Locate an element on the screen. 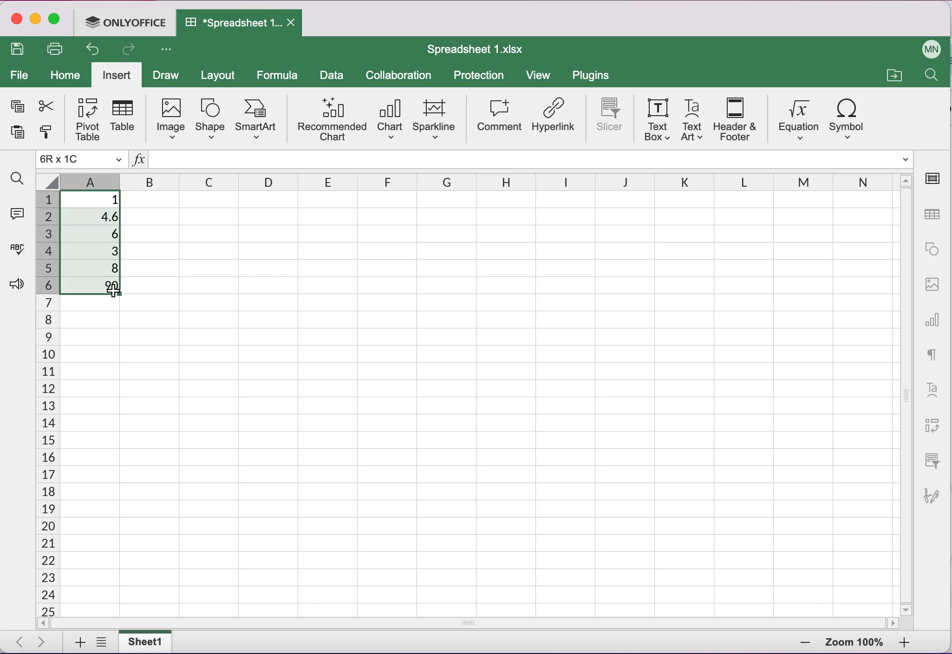  columns is located at coordinates (466, 180).